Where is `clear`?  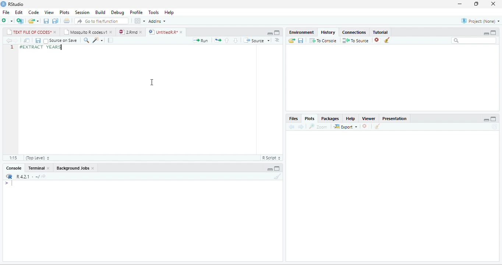
clear is located at coordinates (278, 176).